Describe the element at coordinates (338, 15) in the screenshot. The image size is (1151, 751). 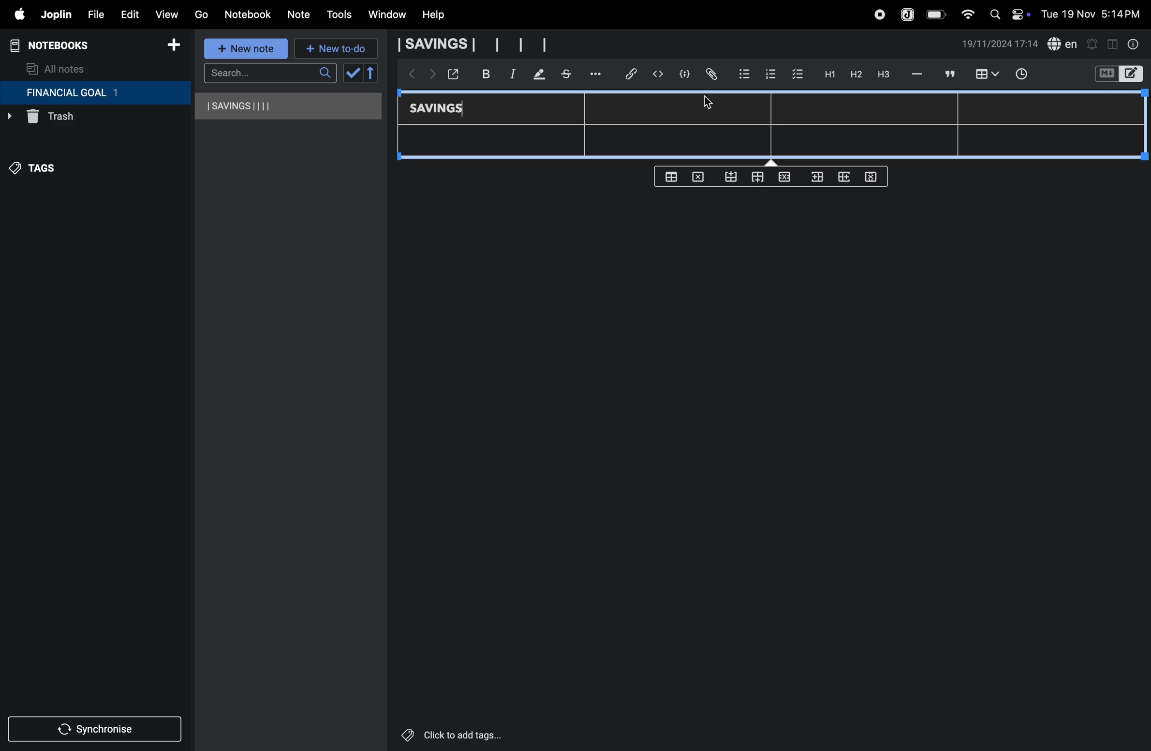
I see `tools` at that location.